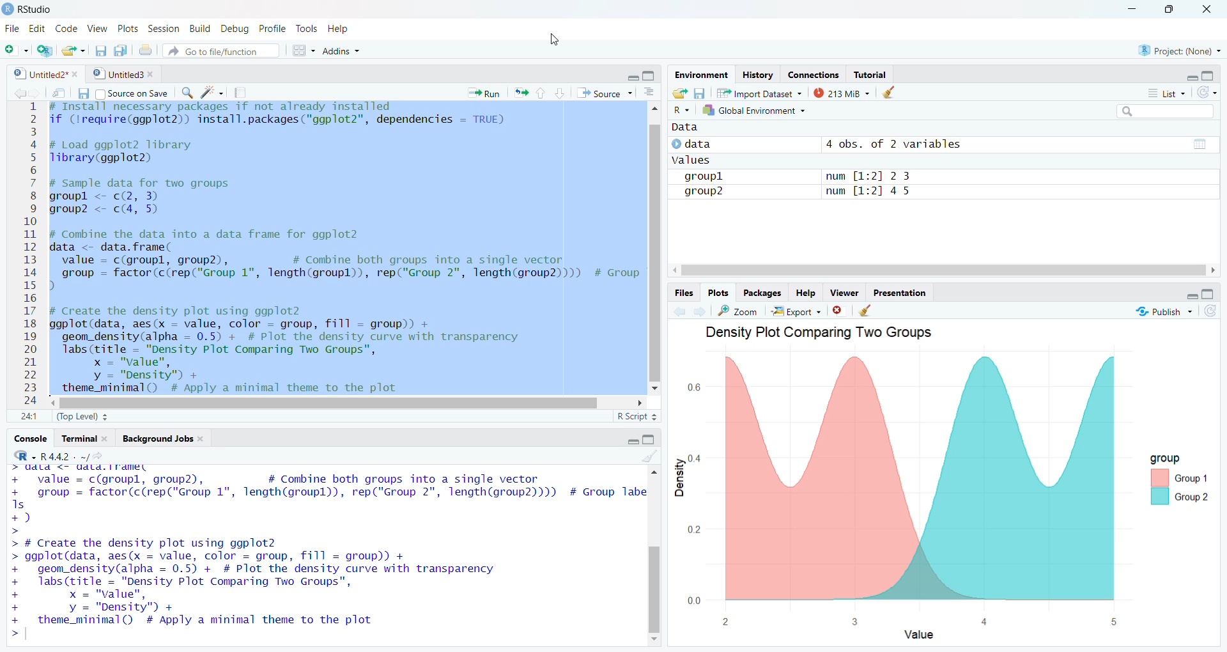 The width and height of the screenshot is (1227, 652). I want to click on edit, so click(36, 27).